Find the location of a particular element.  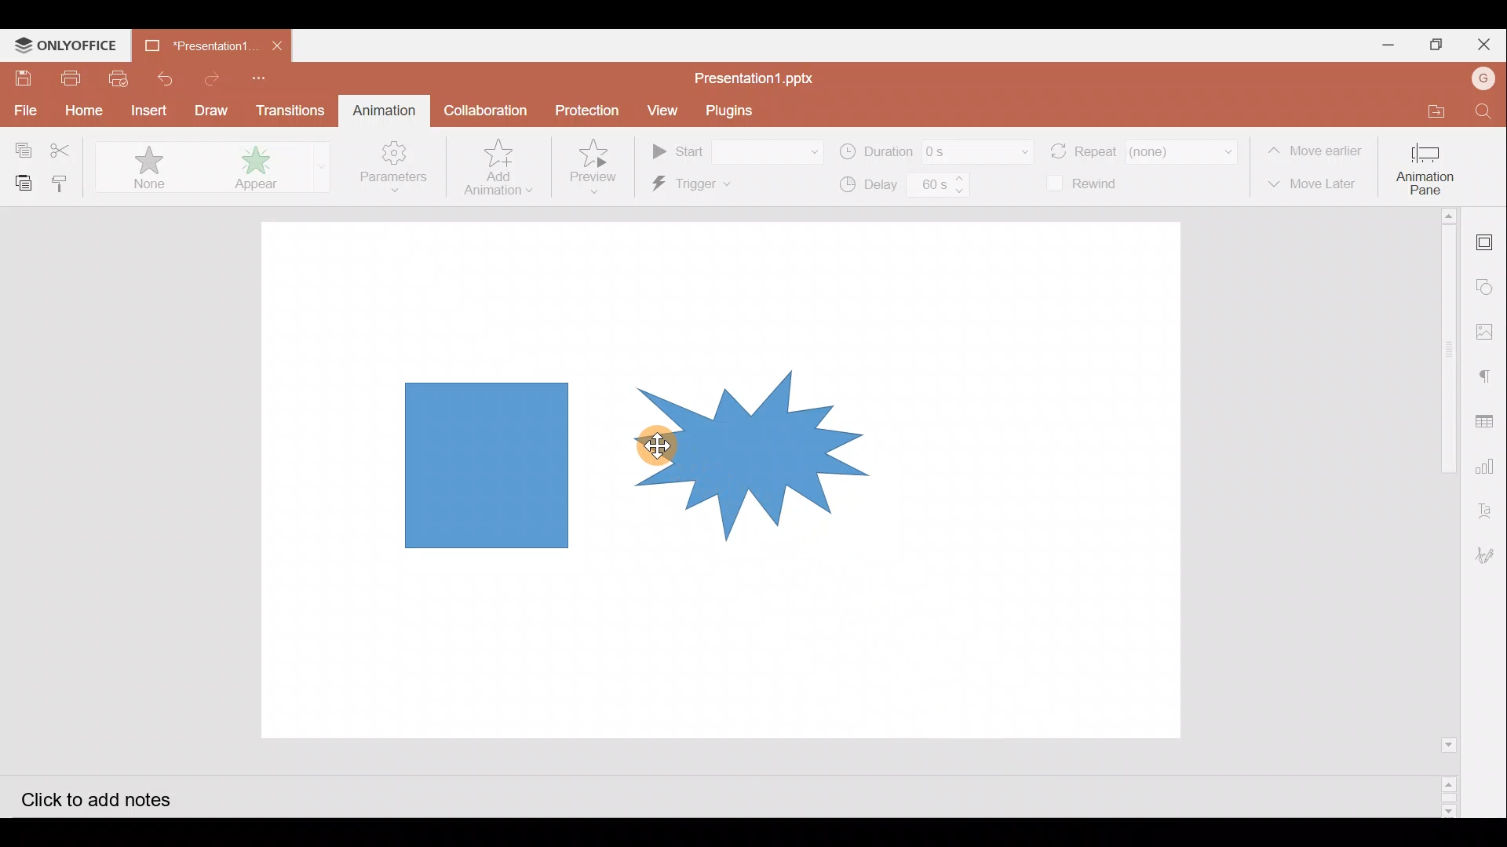

Rewind is located at coordinates (1091, 185).